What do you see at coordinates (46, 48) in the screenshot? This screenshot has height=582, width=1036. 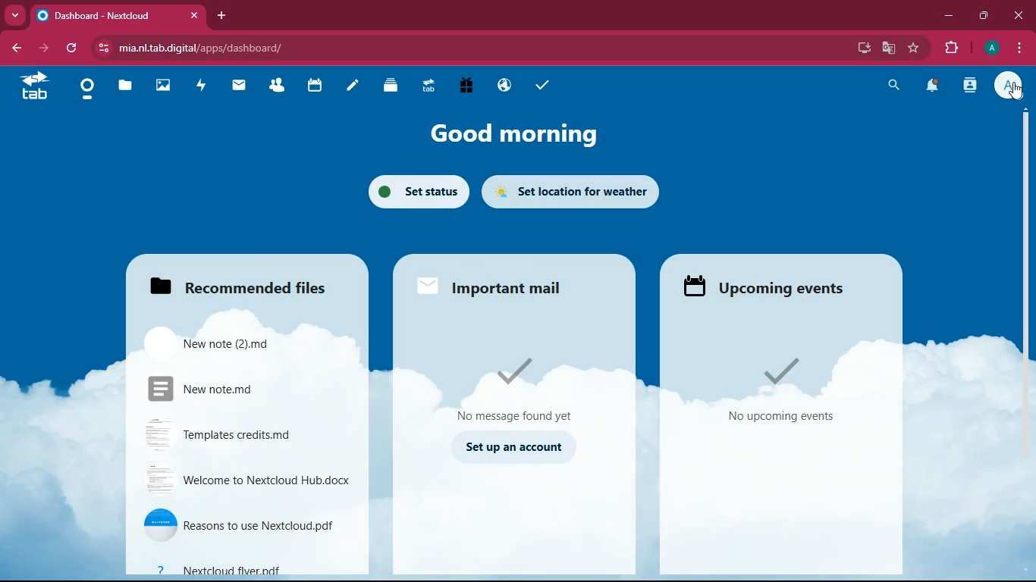 I see `forward` at bounding box center [46, 48].